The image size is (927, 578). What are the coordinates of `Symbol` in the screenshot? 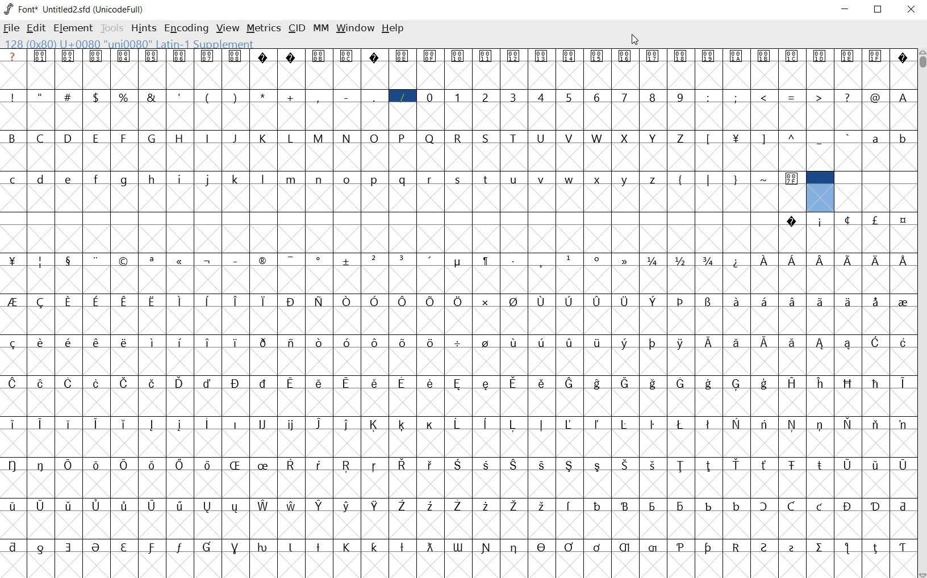 It's located at (680, 55).